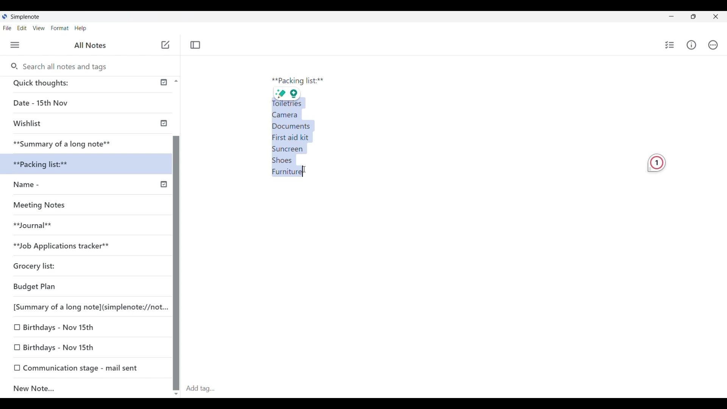  What do you see at coordinates (22, 28) in the screenshot?
I see `Edit menu` at bounding box center [22, 28].